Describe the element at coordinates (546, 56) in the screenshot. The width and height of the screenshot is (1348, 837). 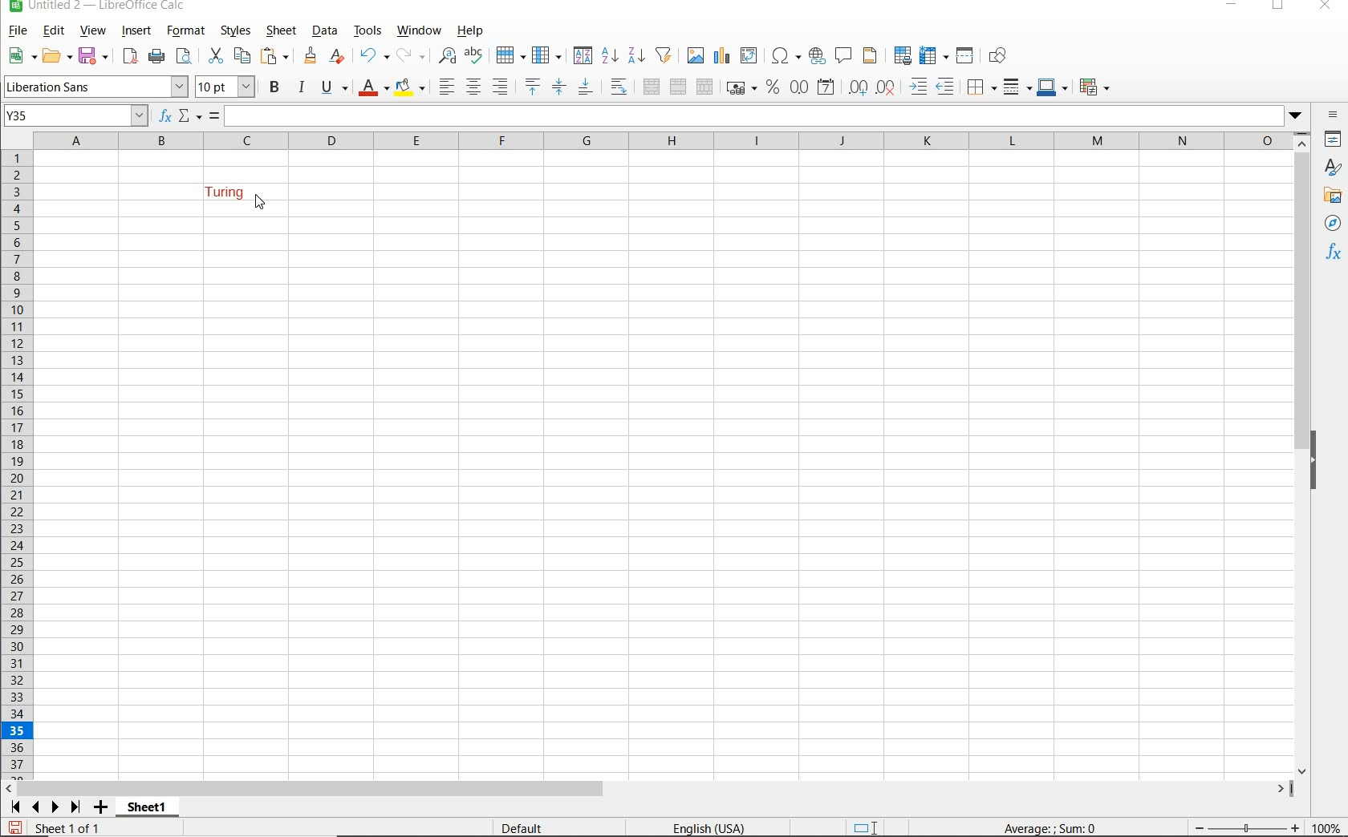
I see `COLUMN` at that location.